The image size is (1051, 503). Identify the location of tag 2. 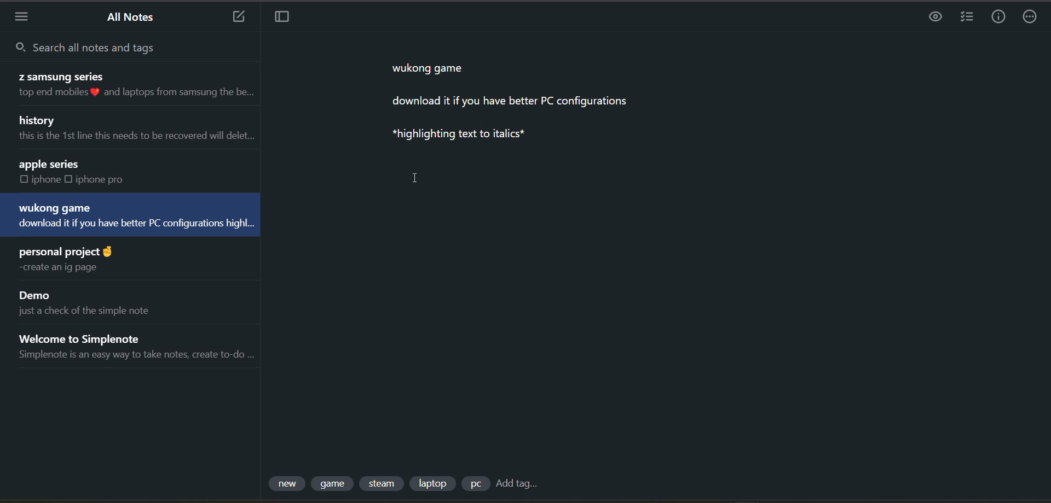
(336, 486).